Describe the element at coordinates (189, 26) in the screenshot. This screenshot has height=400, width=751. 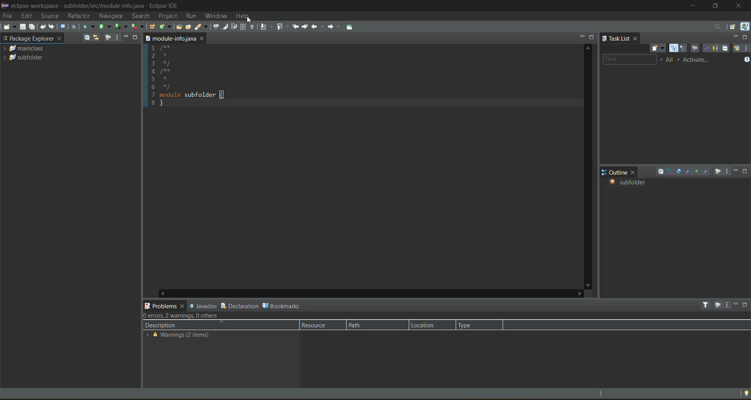
I see `open task` at that location.